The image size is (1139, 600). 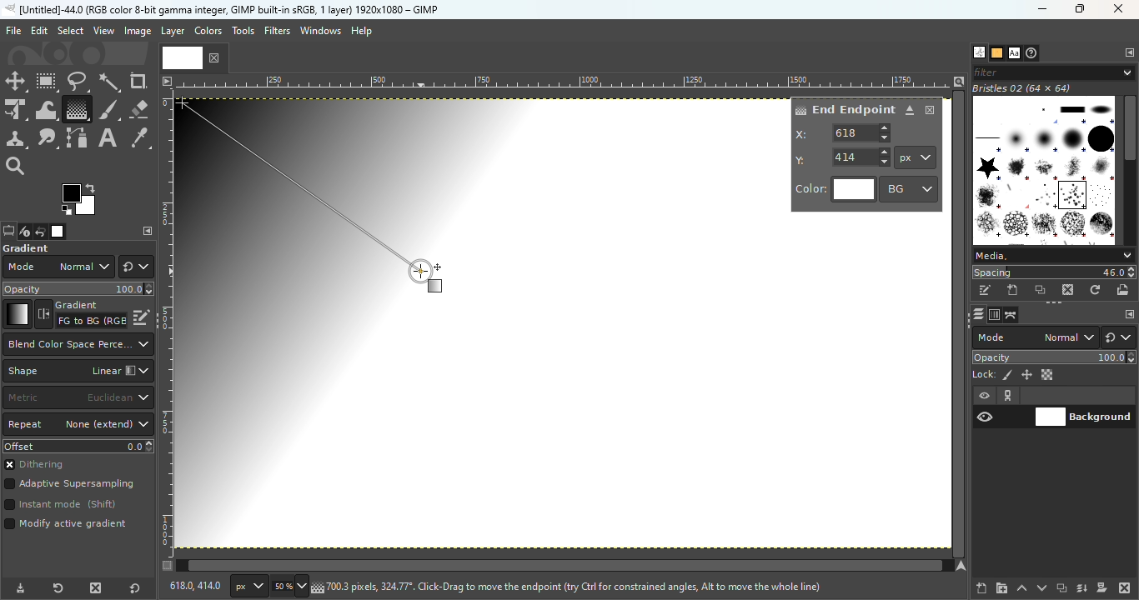 I want to click on Reset to default values, so click(x=138, y=587).